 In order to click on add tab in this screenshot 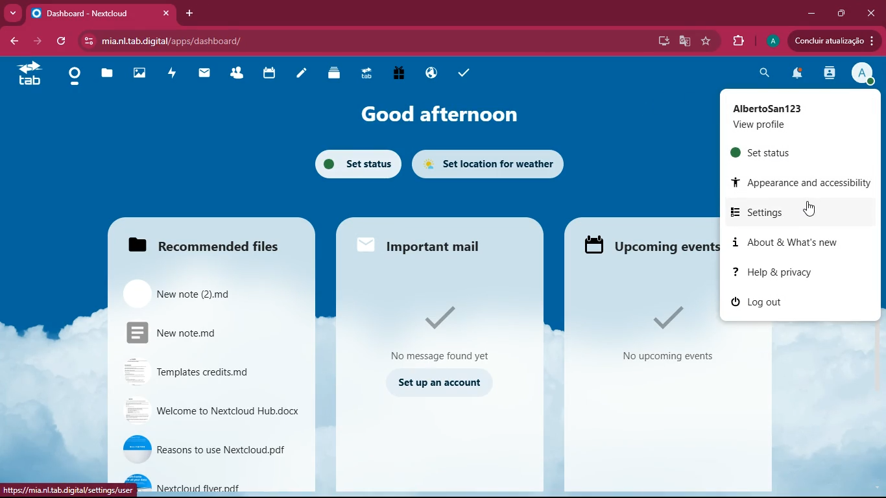, I will do `click(190, 12)`.